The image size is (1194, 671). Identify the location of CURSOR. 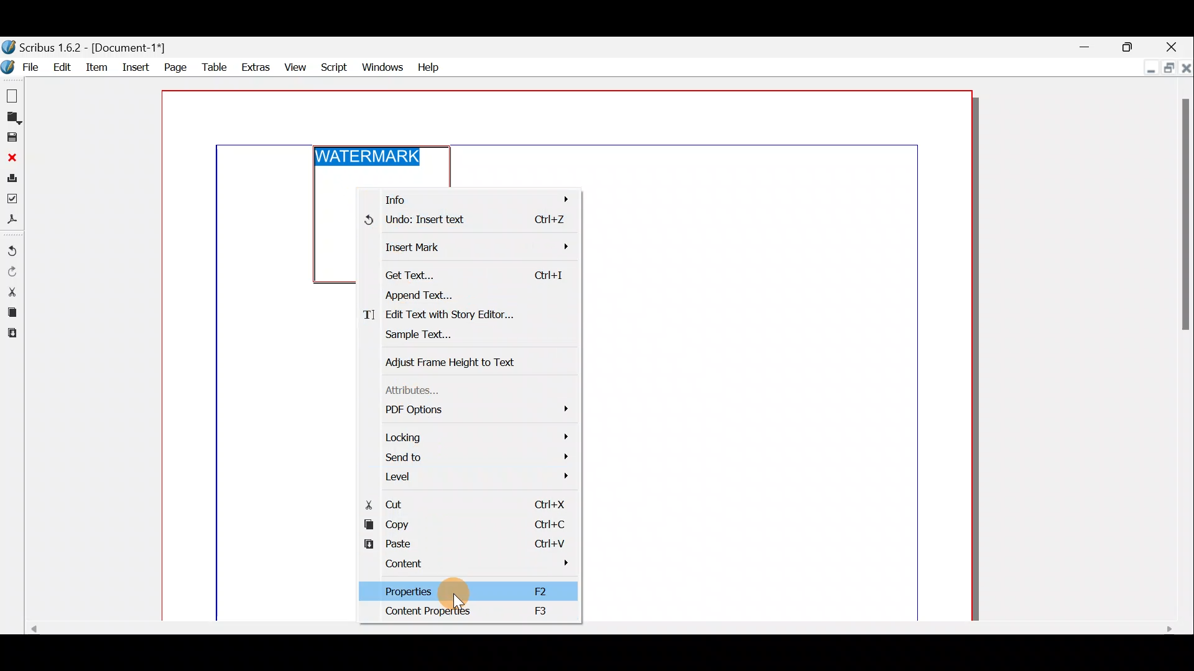
(460, 601).